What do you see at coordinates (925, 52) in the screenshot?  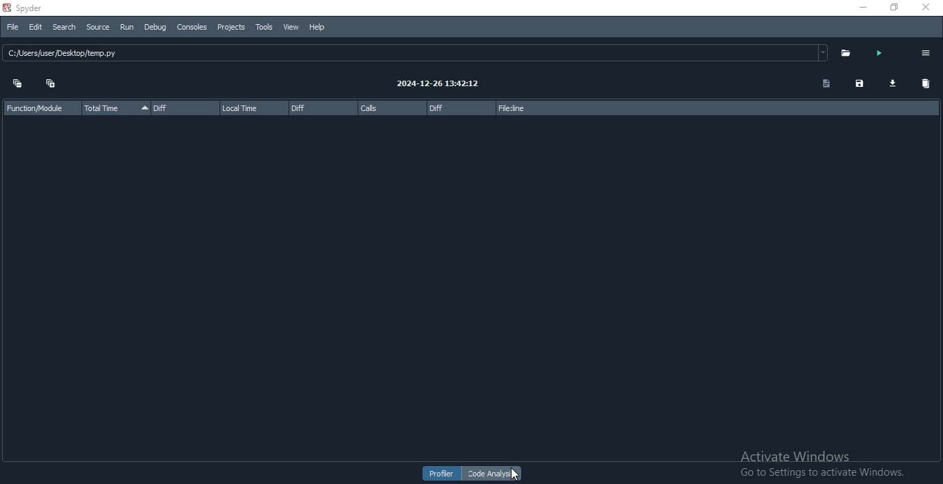 I see `options` at bounding box center [925, 52].